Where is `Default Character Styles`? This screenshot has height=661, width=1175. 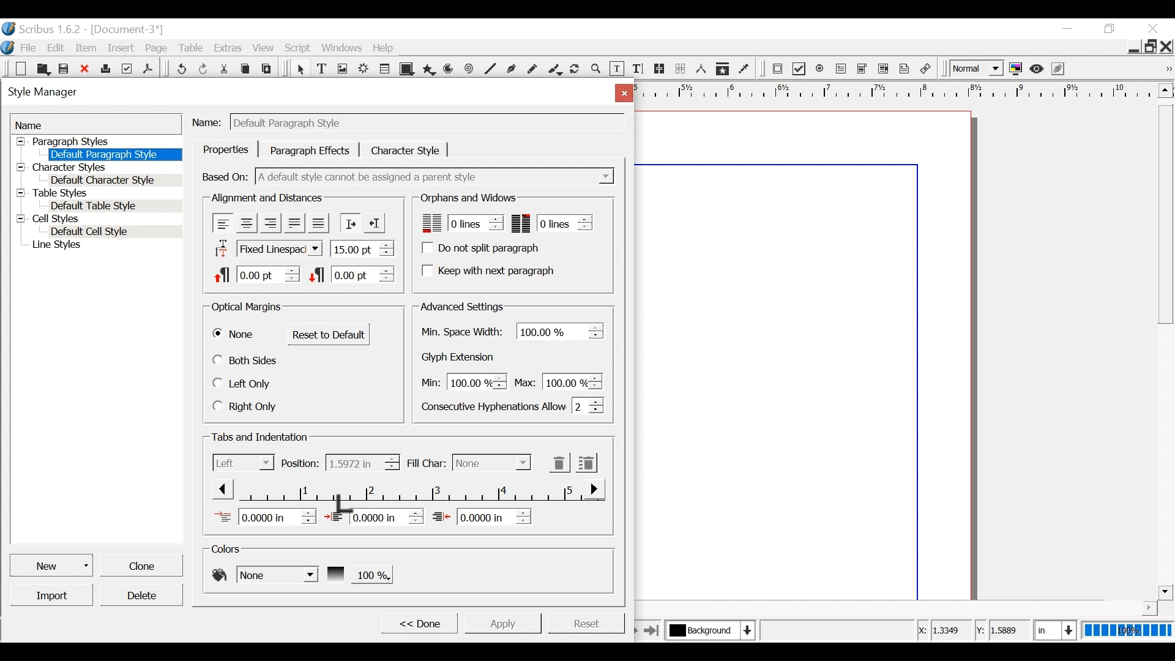
Default Character Styles is located at coordinates (114, 181).